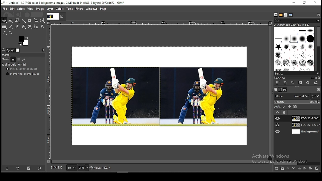  Describe the element at coordinates (30, 9) in the screenshot. I see `view` at that location.